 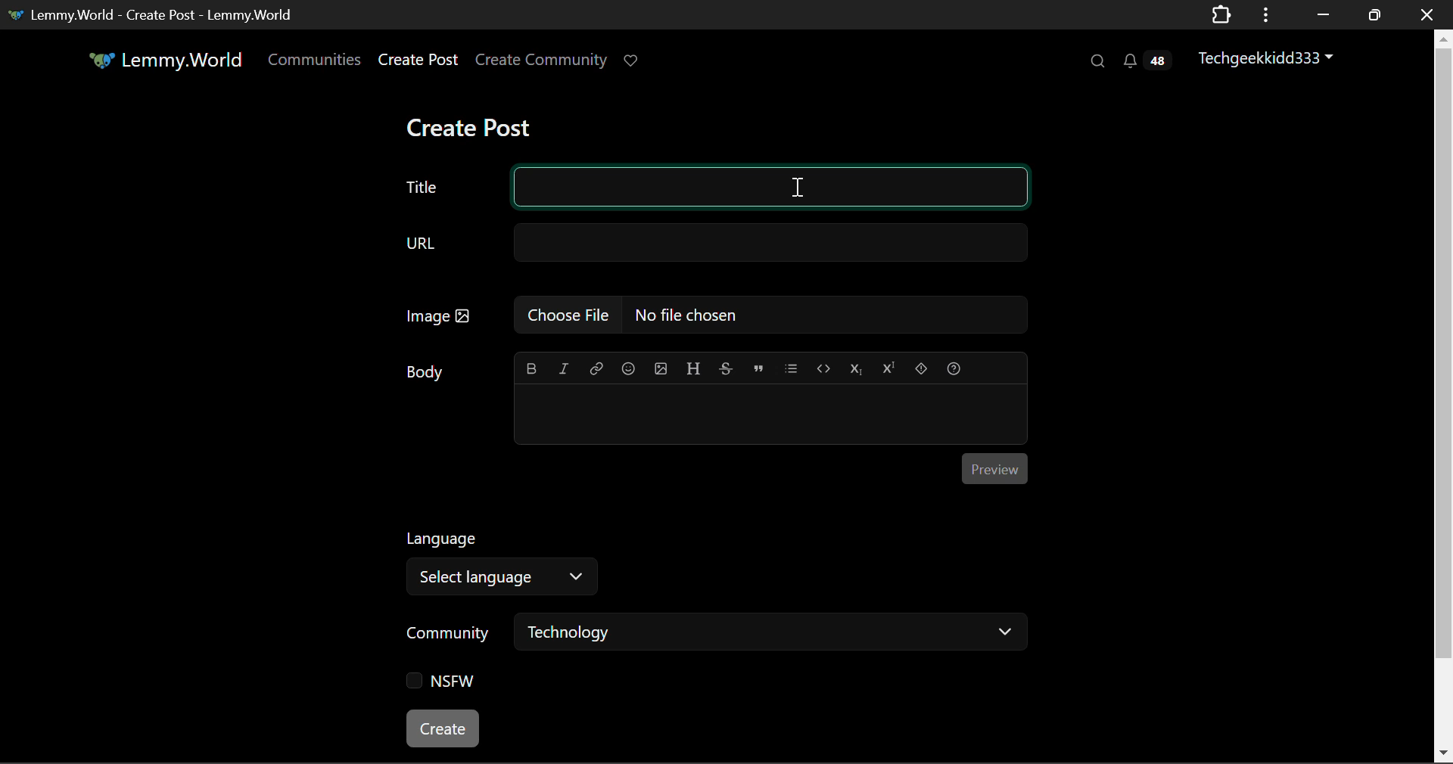 I want to click on Minimize Window, so click(x=1377, y=14).